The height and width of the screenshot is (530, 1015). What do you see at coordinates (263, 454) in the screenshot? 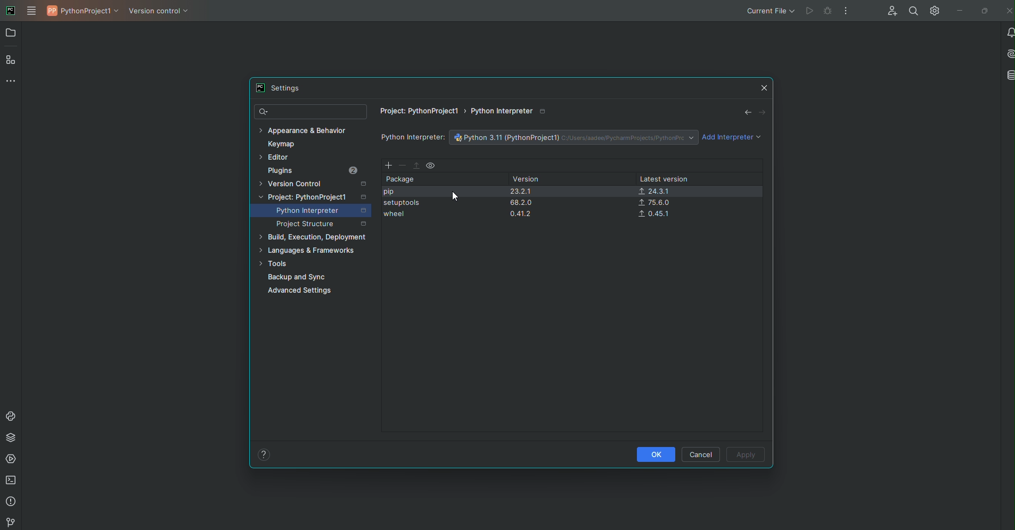
I see `Help` at bounding box center [263, 454].